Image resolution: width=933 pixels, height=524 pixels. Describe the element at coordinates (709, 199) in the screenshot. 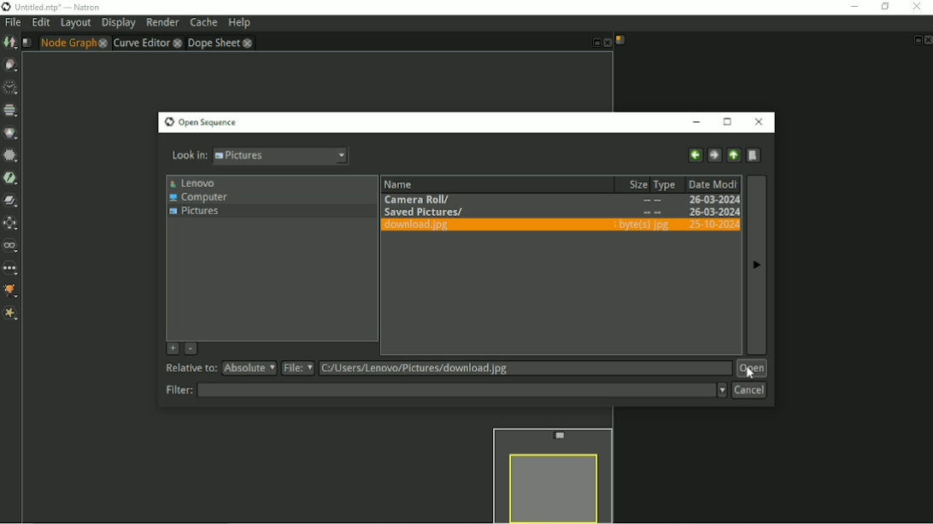

I see `26-03-2024` at that location.